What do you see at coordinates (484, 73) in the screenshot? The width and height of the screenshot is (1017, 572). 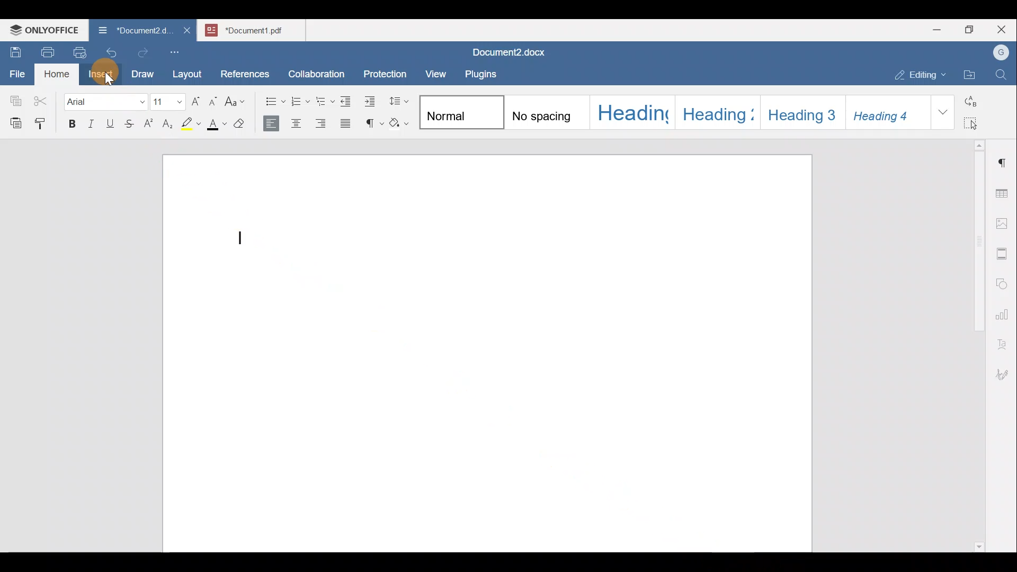 I see `Plugins` at bounding box center [484, 73].